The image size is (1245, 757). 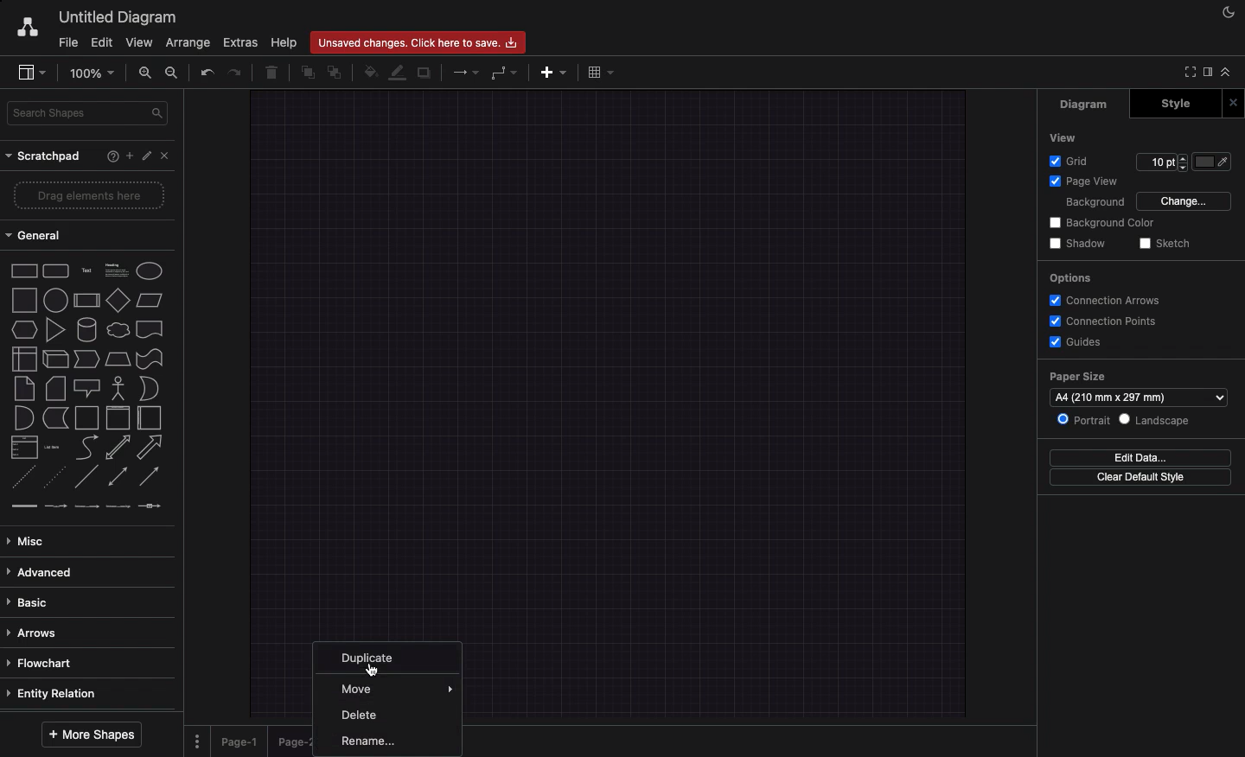 I want to click on Change, so click(x=1183, y=200).